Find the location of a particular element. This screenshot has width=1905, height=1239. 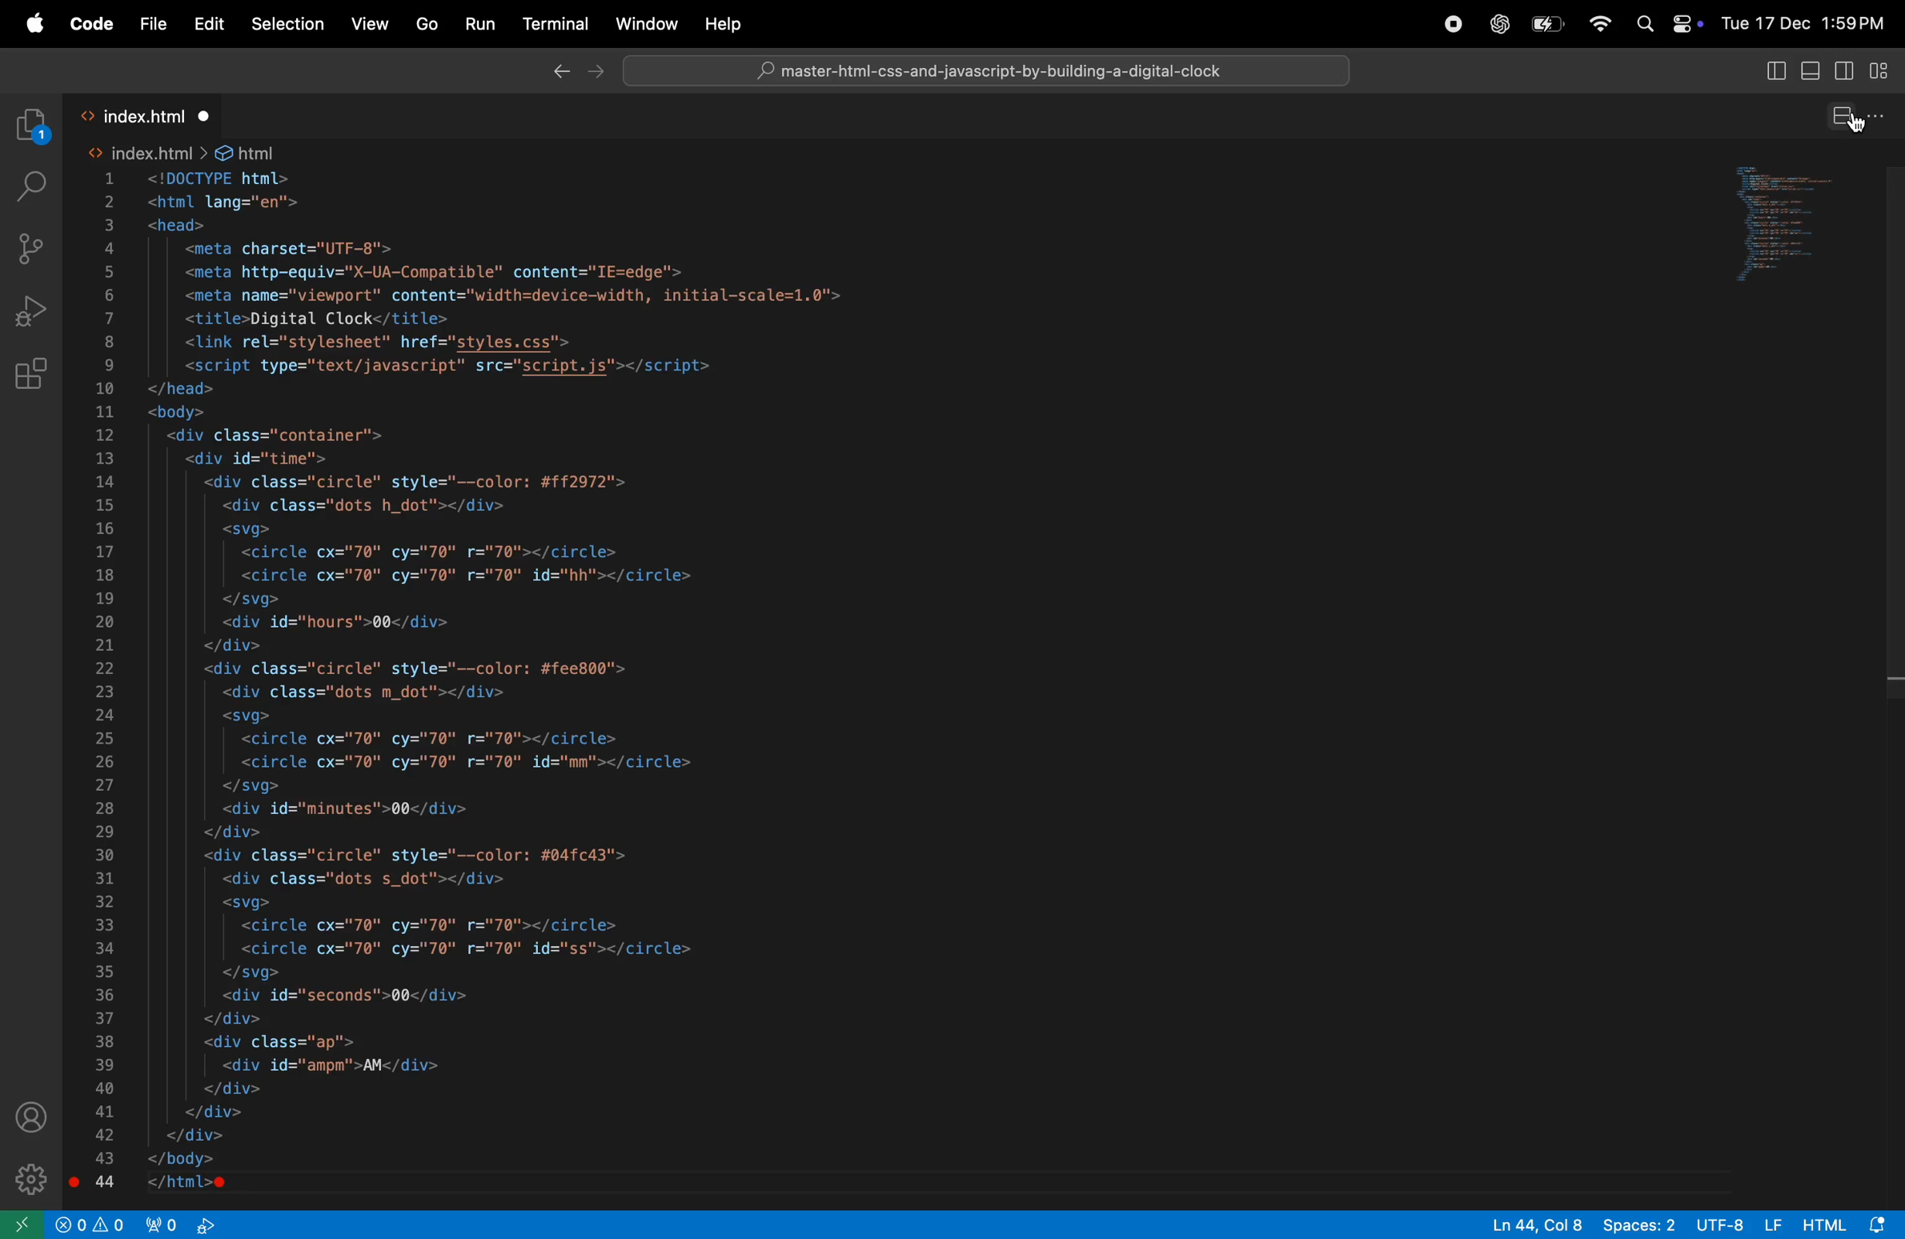

Go is located at coordinates (426, 22).